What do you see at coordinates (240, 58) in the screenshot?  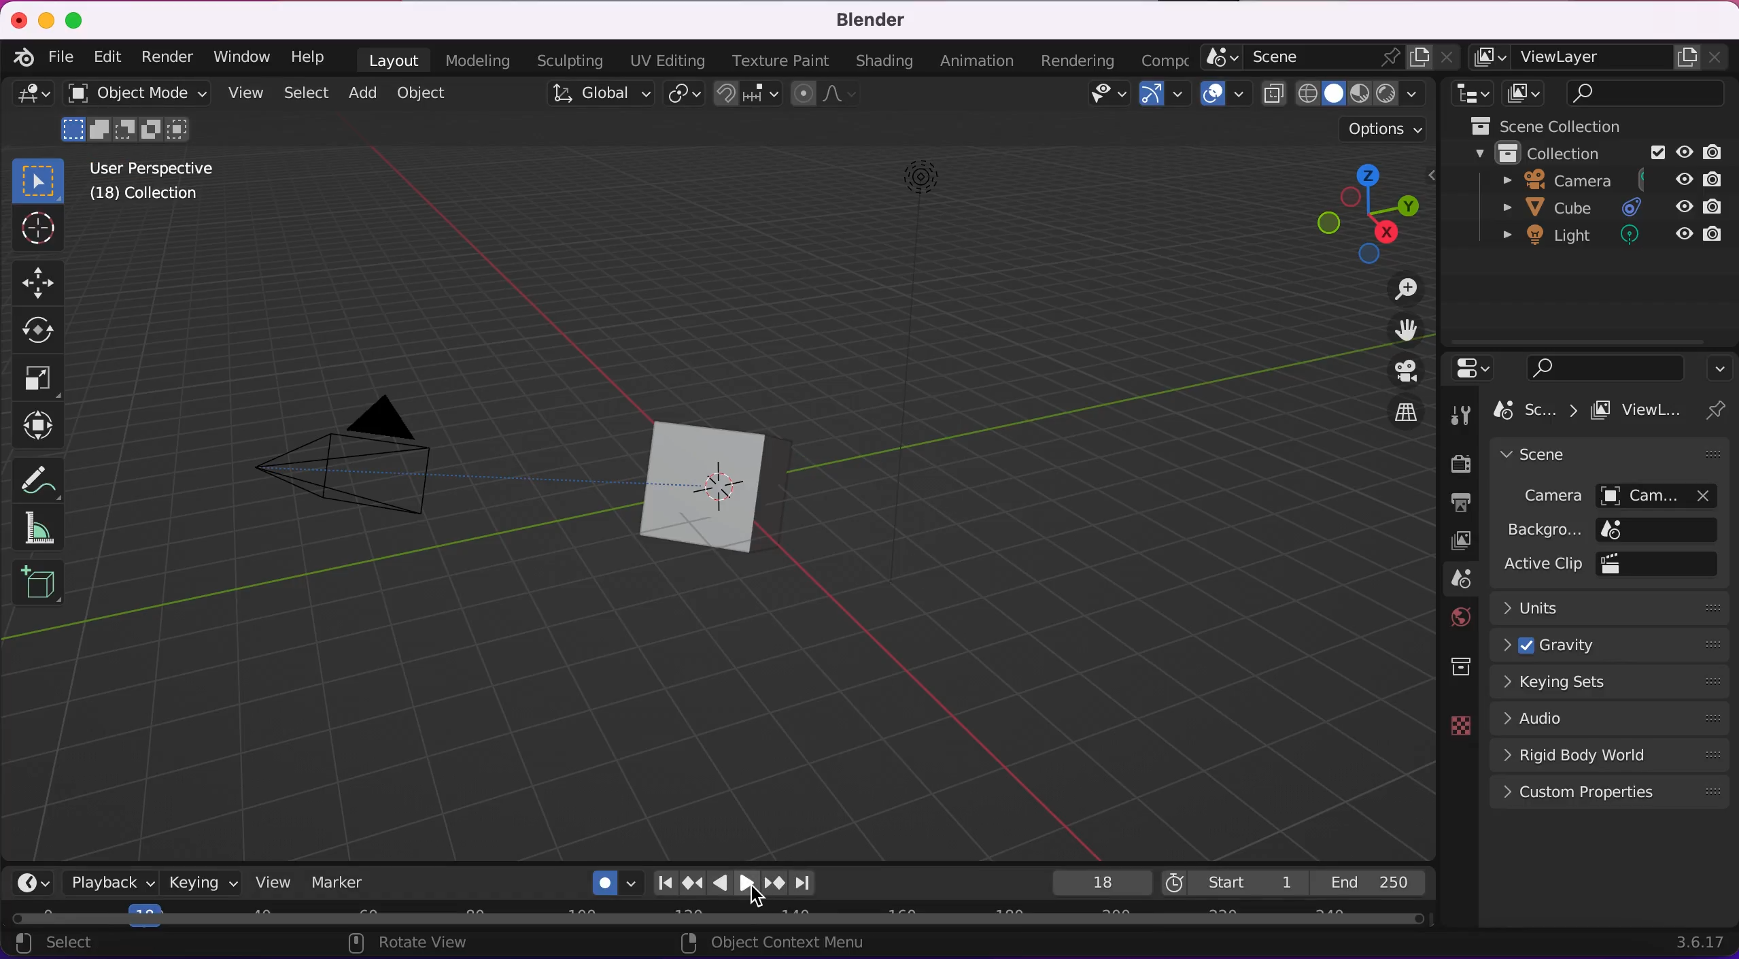 I see `window` at bounding box center [240, 58].